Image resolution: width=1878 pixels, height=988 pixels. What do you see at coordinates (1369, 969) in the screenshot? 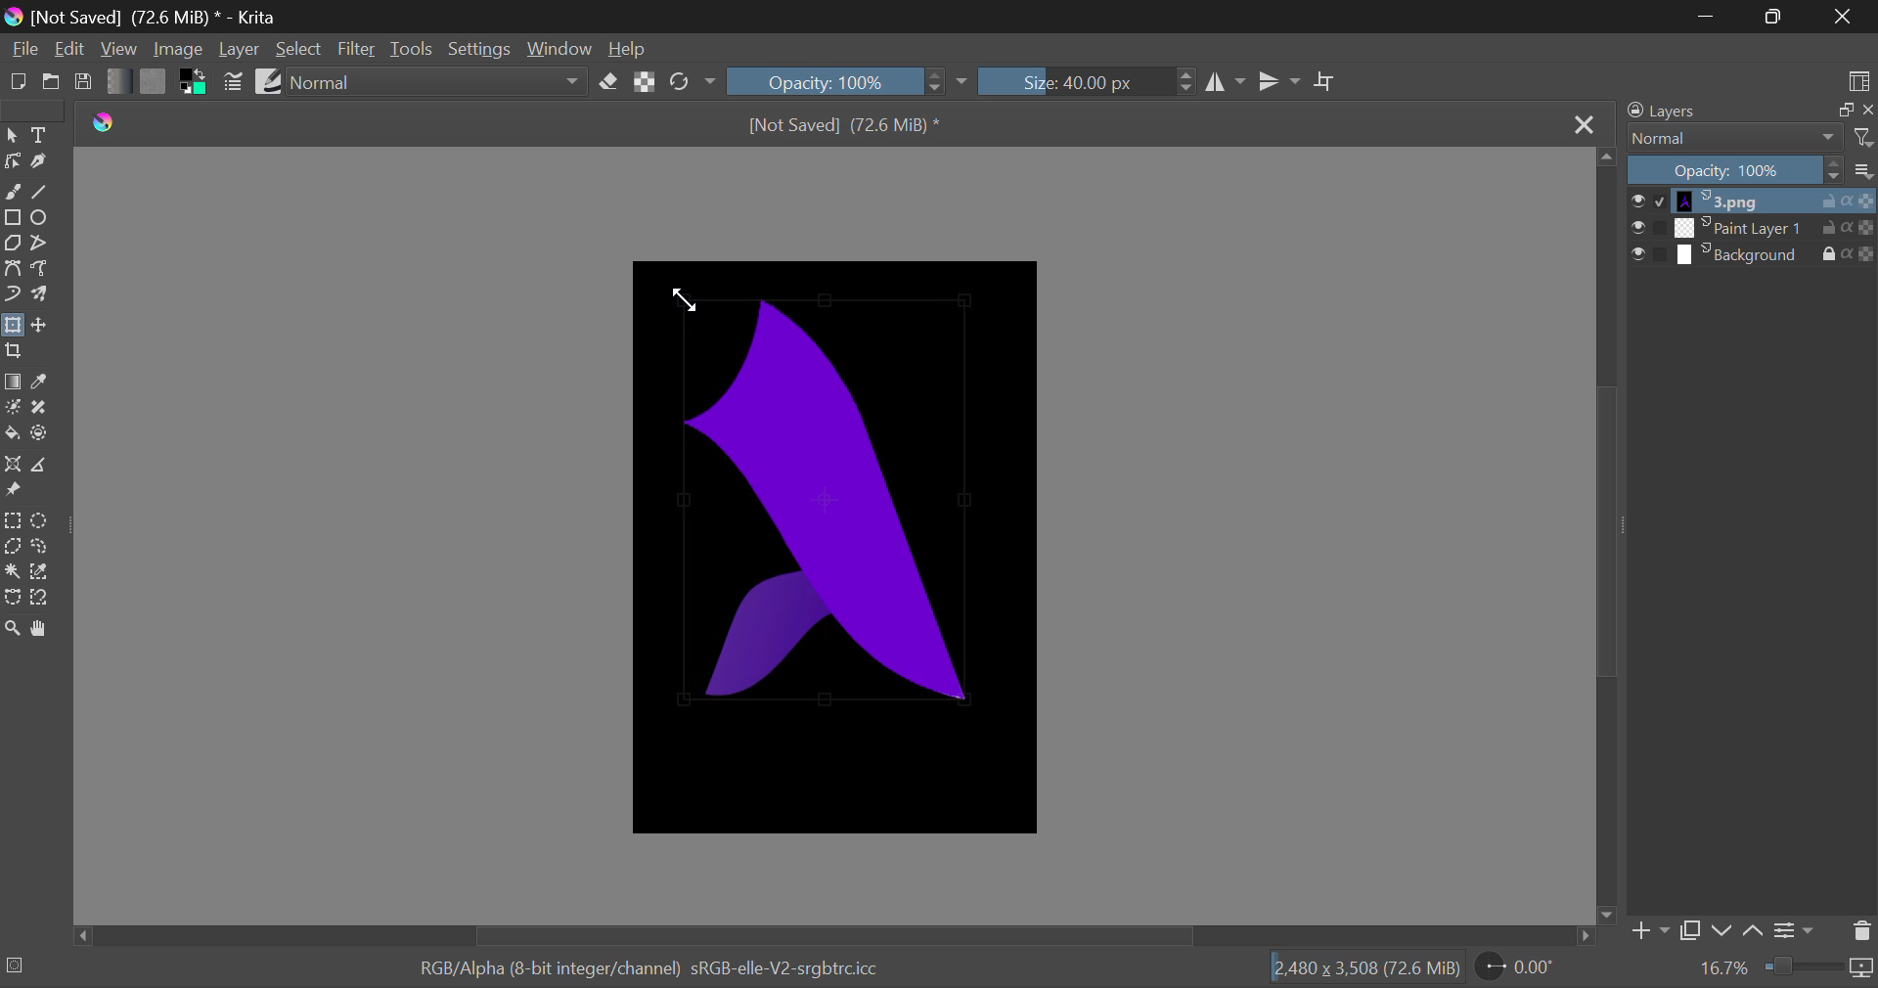
I see `[2.480 x 3,508 (71.4 MiB)` at bounding box center [1369, 969].